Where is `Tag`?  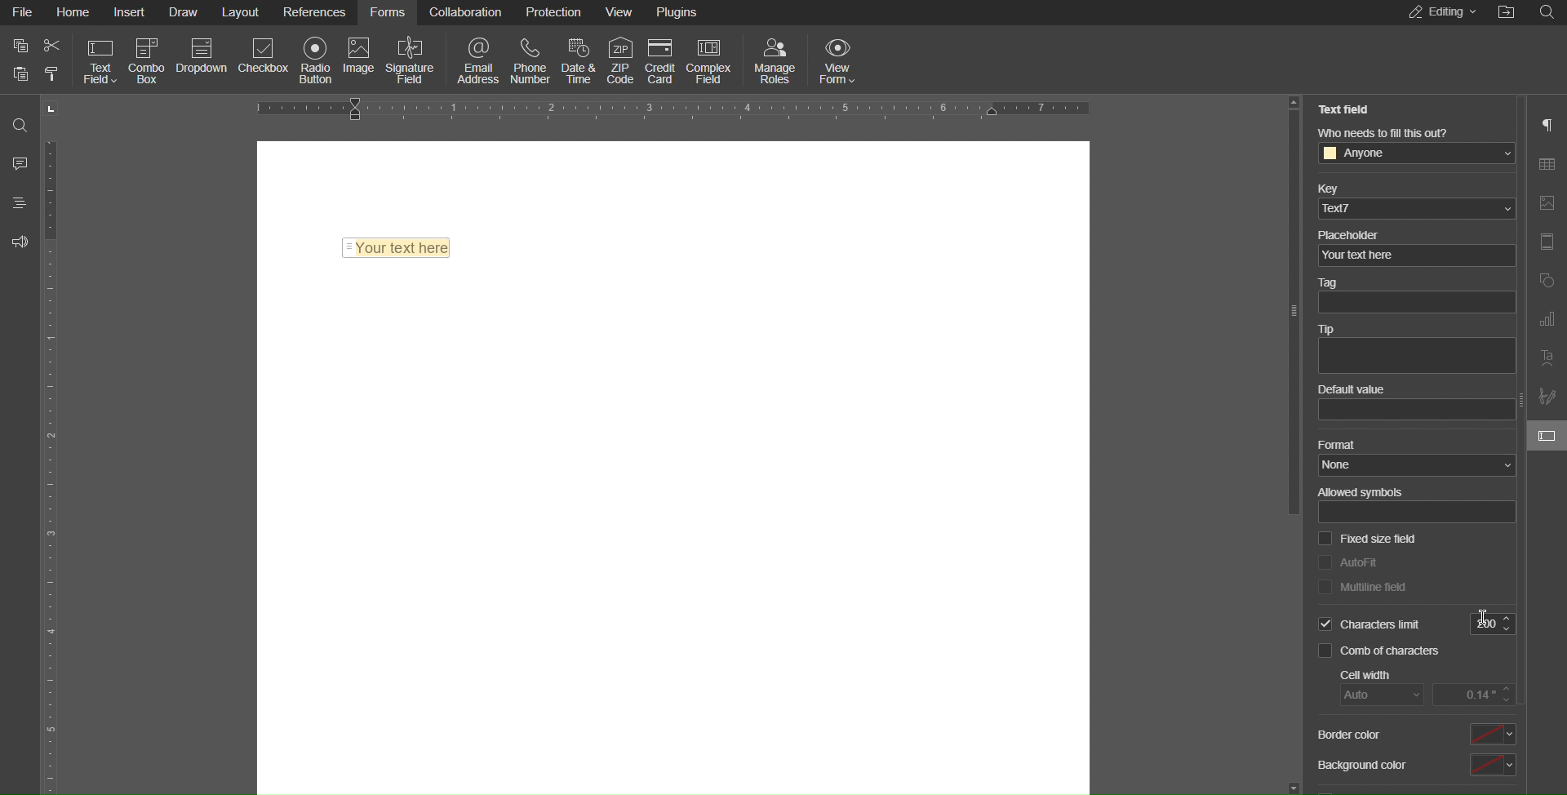
Tag is located at coordinates (1414, 297).